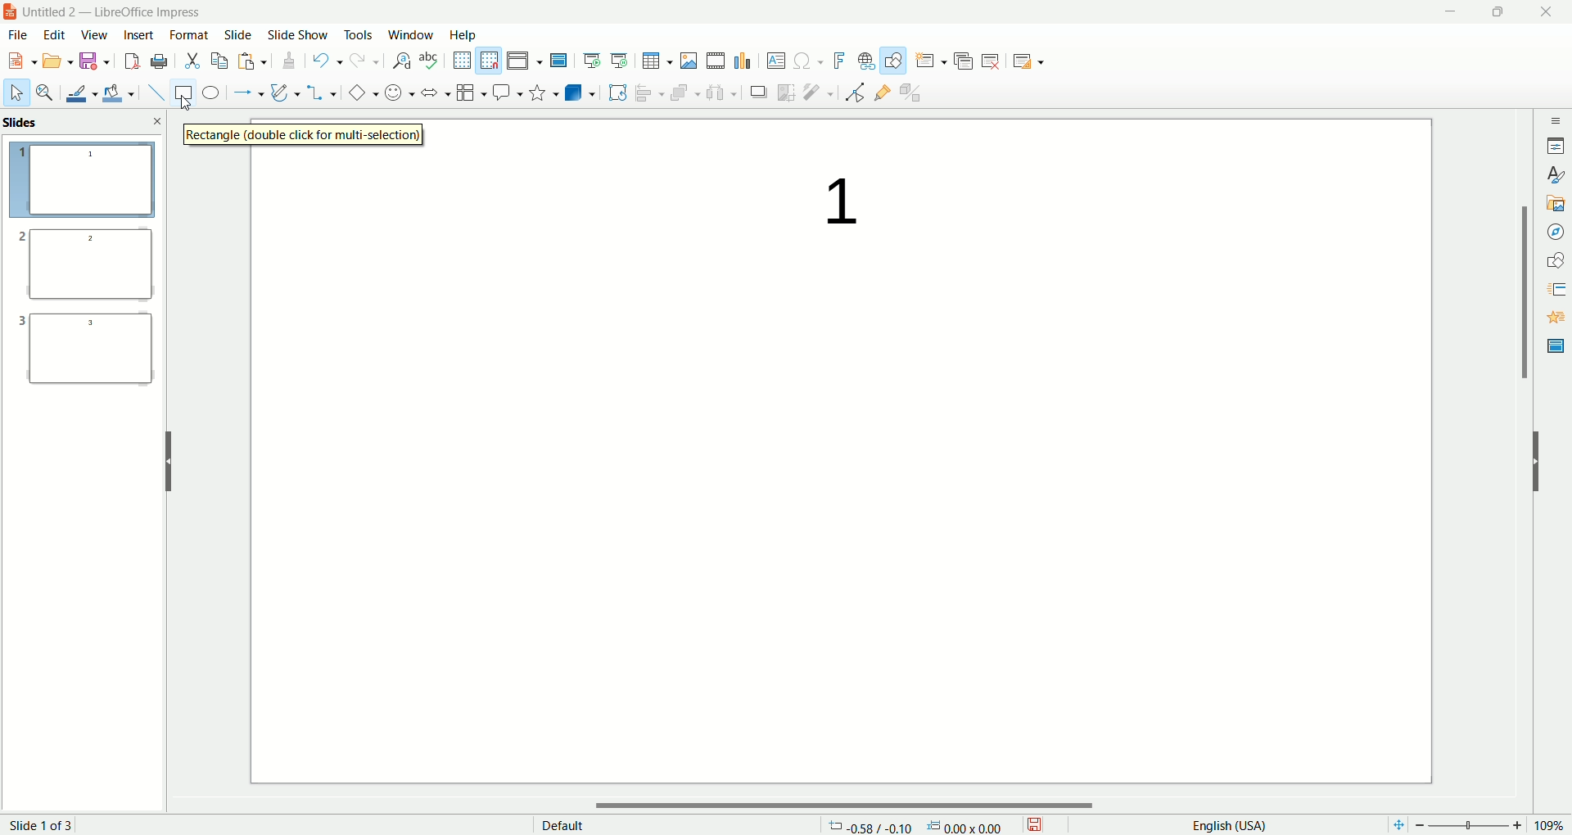  I want to click on text, so click(827, 203).